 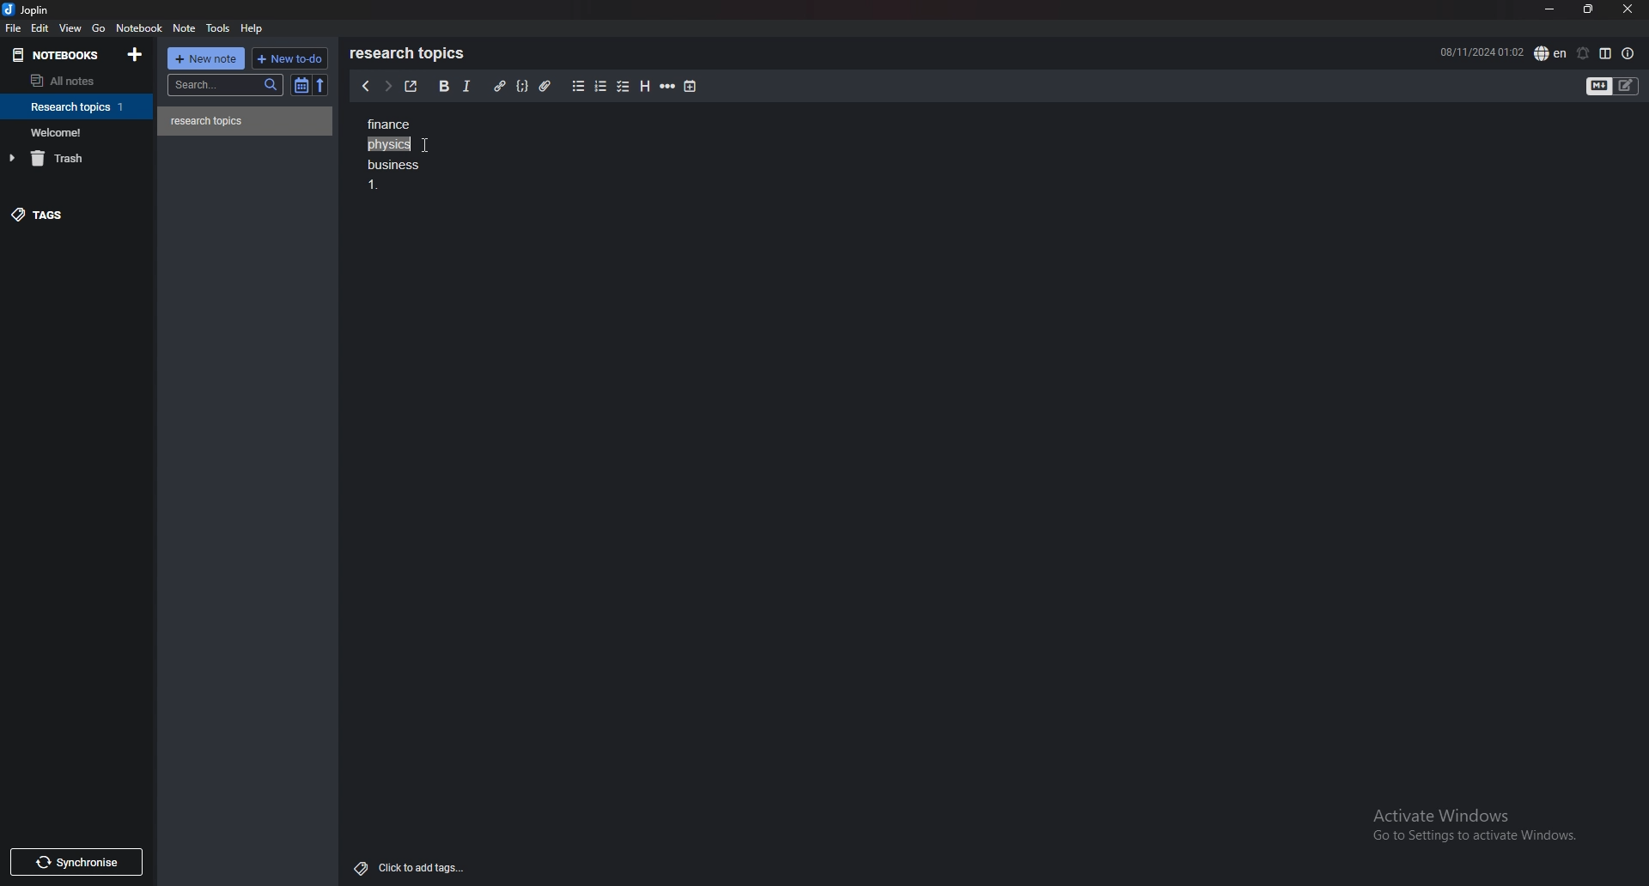 I want to click on Click to add tags, so click(x=405, y=867).